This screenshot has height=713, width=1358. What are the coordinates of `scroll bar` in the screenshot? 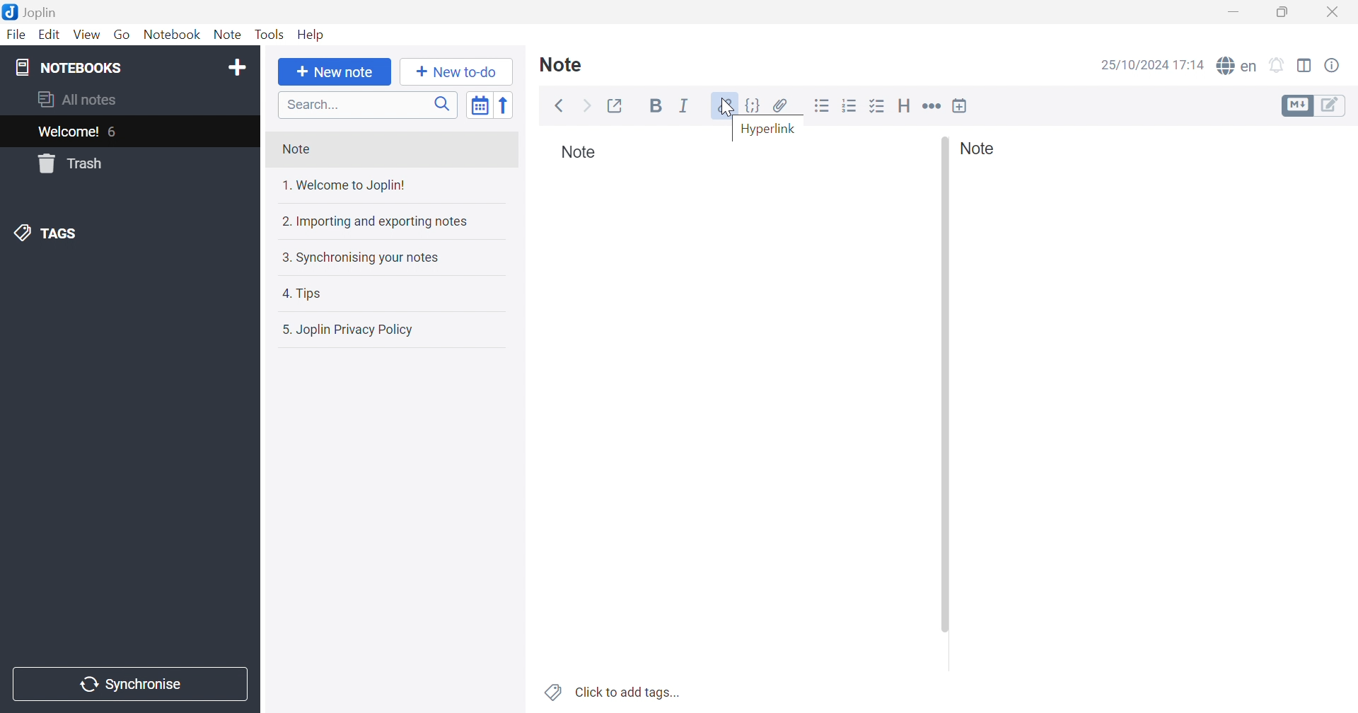 It's located at (945, 385).